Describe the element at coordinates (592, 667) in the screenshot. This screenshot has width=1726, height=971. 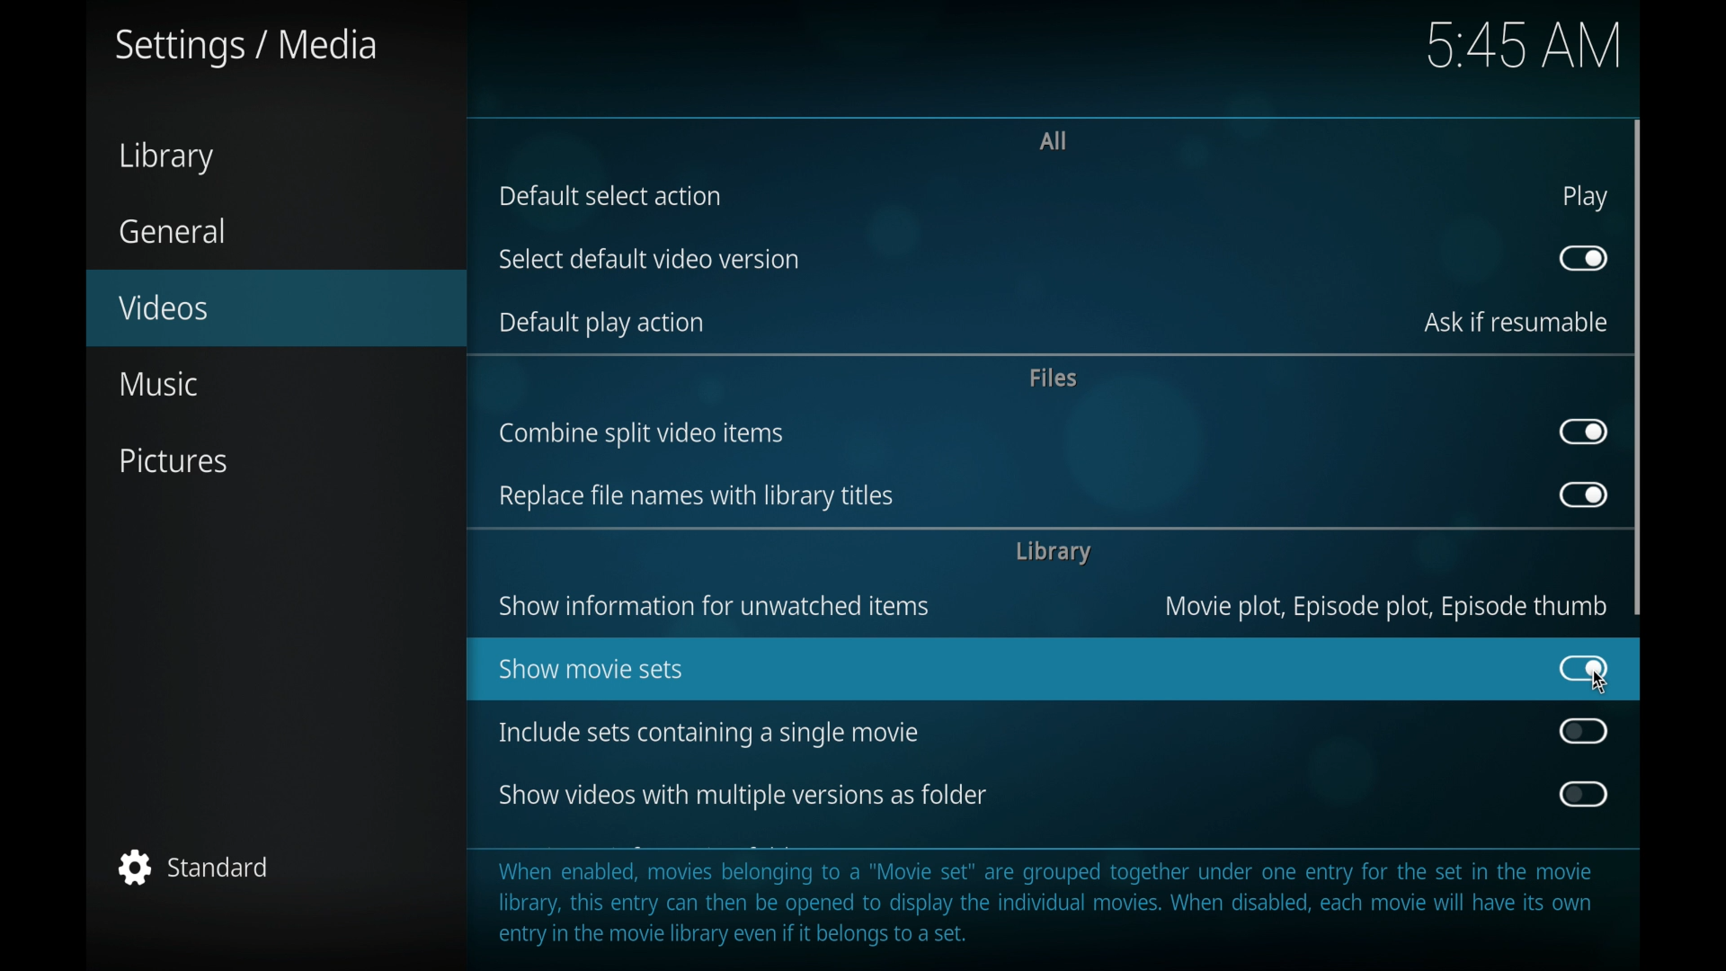
I see `show movie sets` at that location.